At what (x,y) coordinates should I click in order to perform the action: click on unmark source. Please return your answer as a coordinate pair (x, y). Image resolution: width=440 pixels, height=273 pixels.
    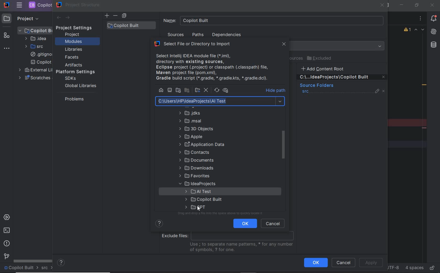
    Looking at the image, I should click on (384, 91).